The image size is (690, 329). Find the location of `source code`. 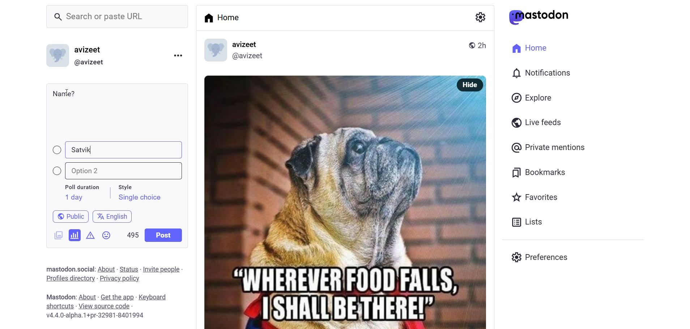

source code is located at coordinates (105, 306).